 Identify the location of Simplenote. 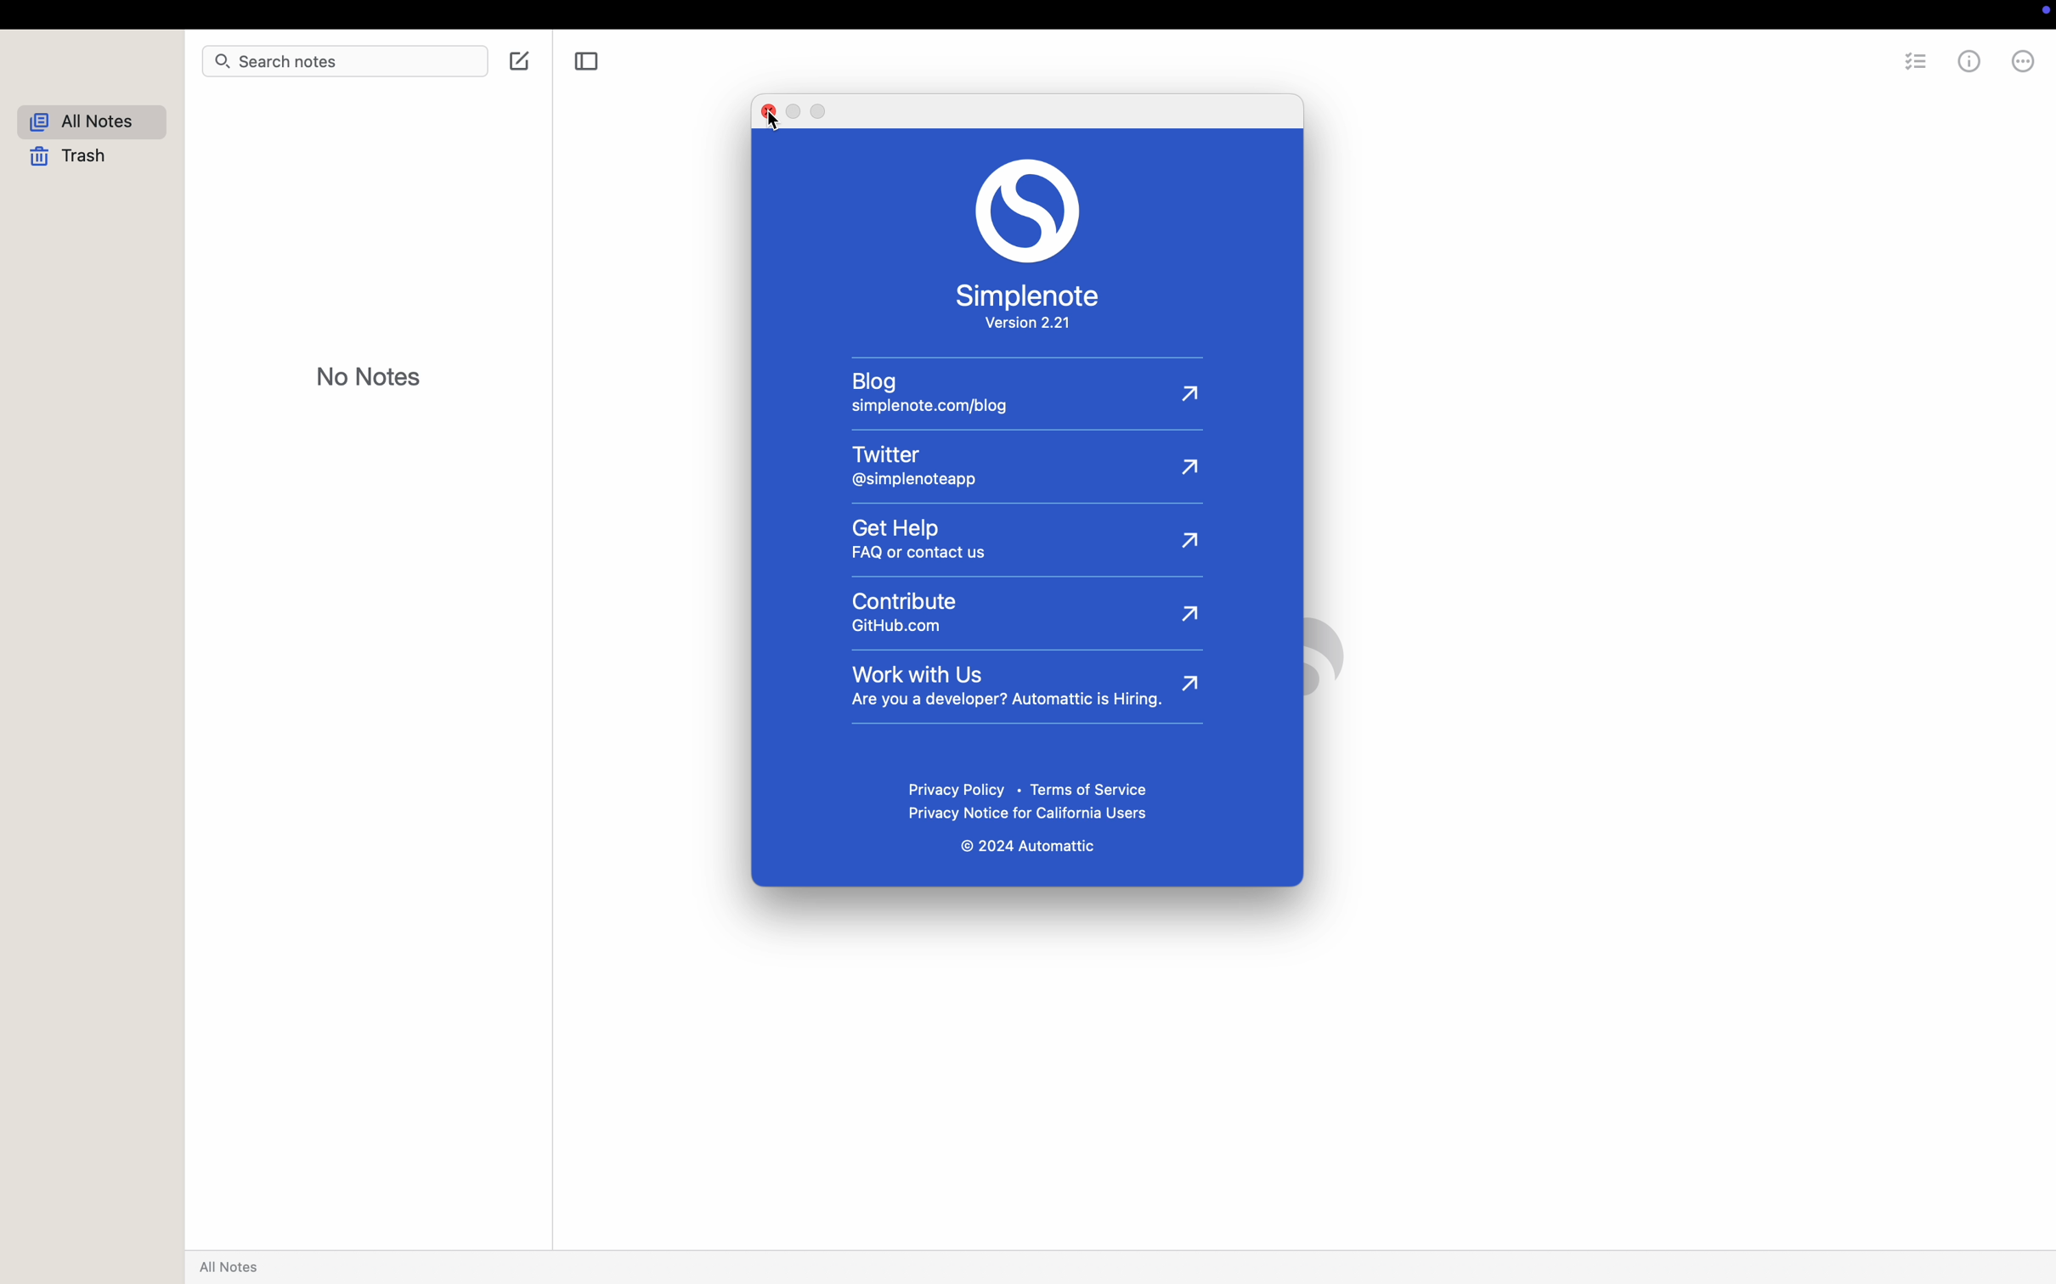
(1032, 296).